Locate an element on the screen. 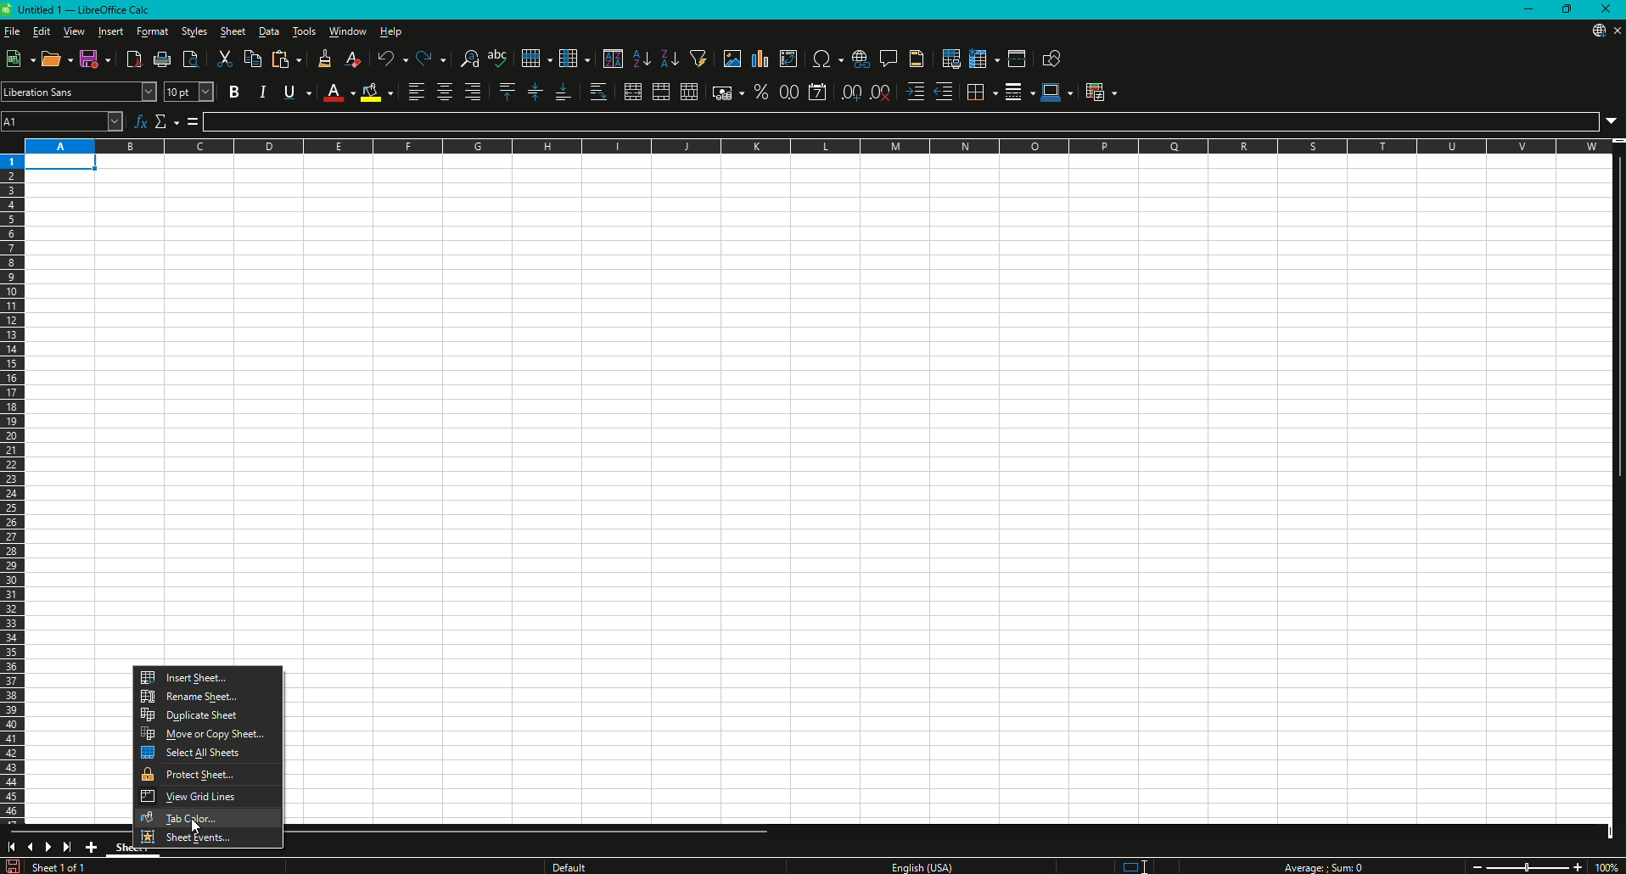  Font Color is located at coordinates (339, 92).